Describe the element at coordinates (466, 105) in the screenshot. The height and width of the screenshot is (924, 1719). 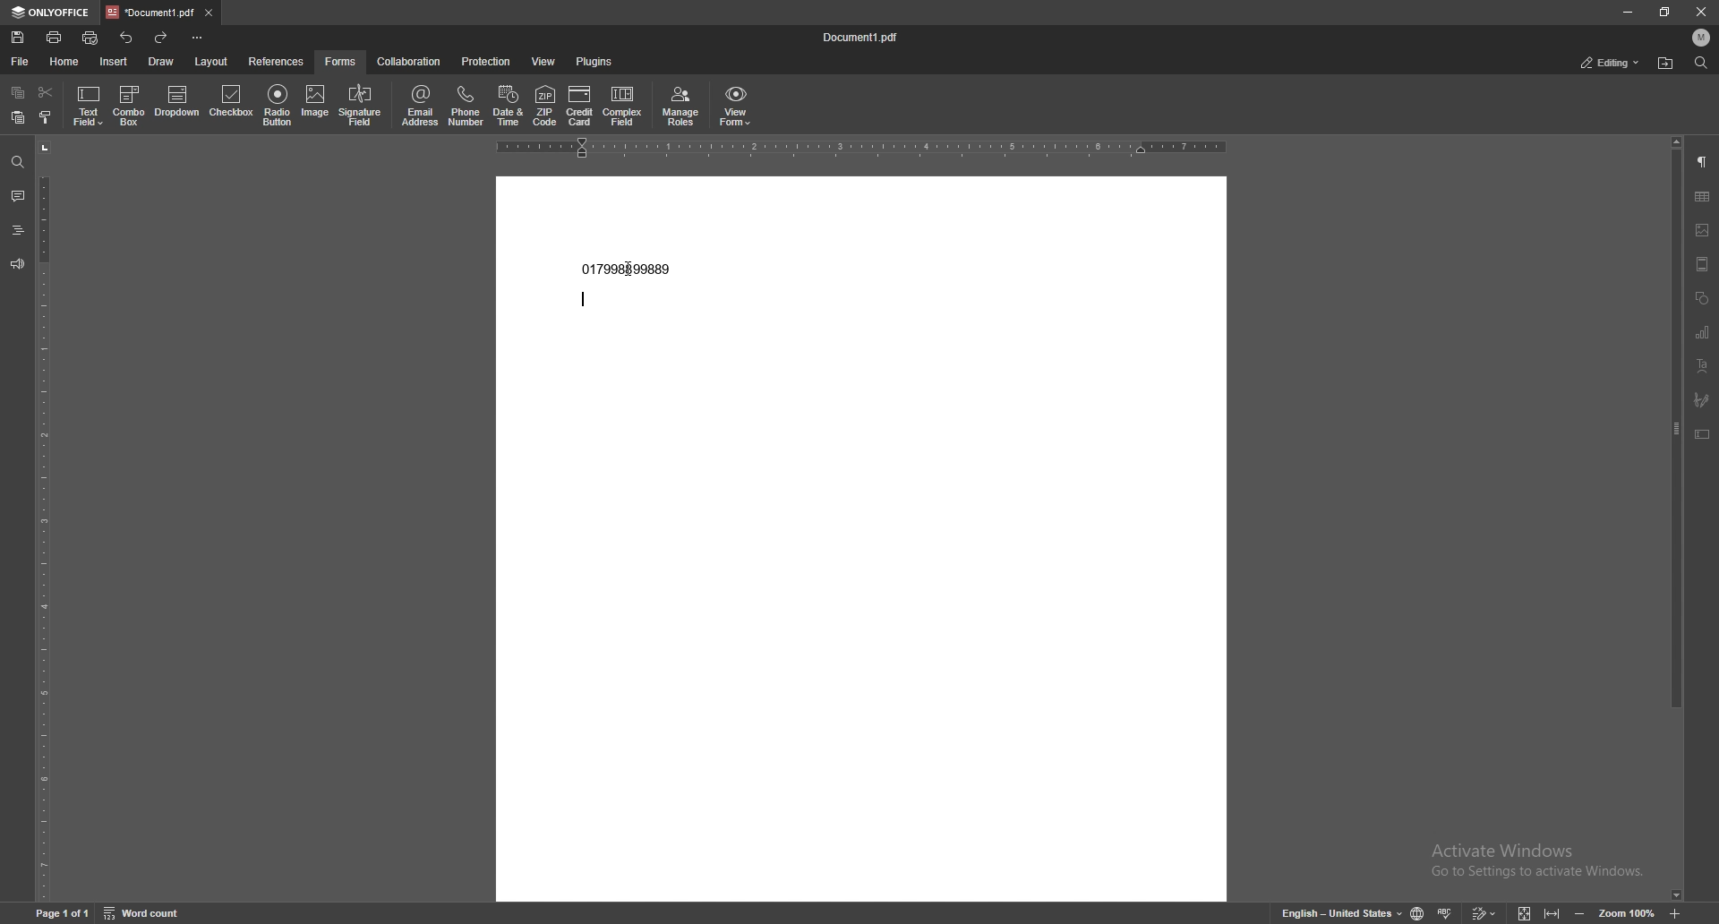
I see `phone number` at that location.